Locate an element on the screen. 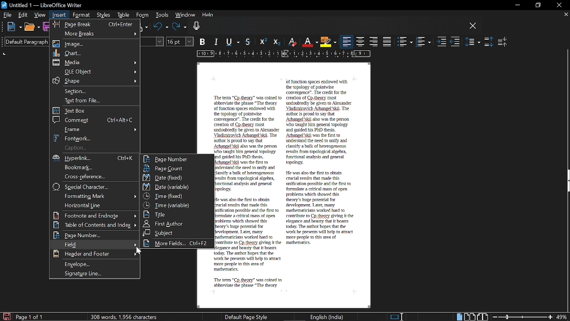 This screenshot has height=321, width=570. Horizontal line is located at coordinates (94, 205).